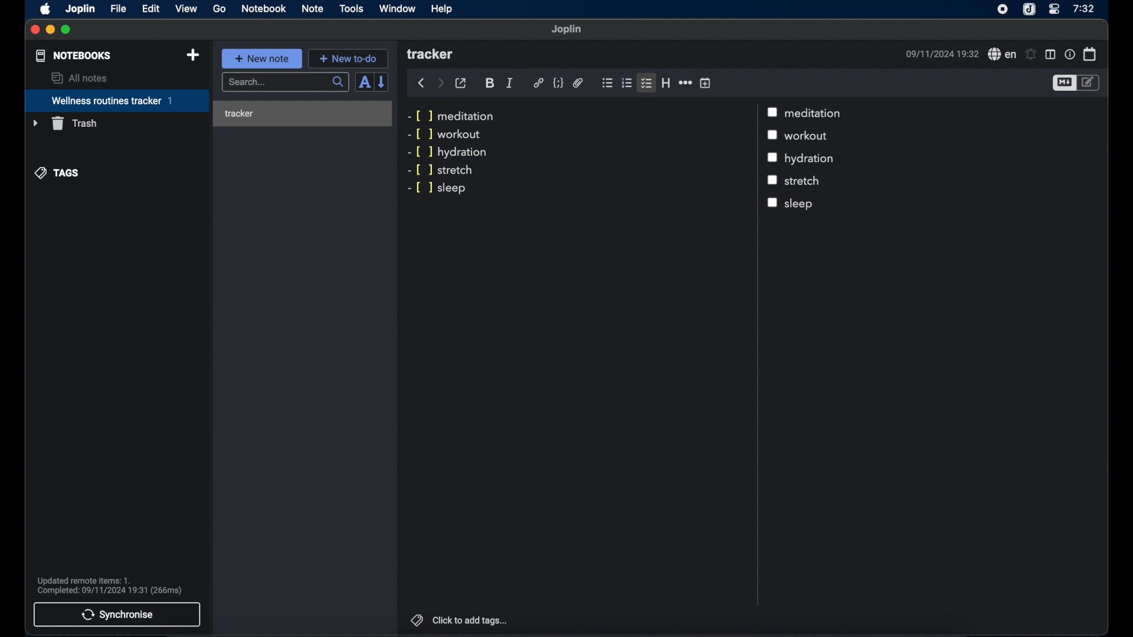  Describe the element at coordinates (398, 8) in the screenshot. I see `window` at that location.